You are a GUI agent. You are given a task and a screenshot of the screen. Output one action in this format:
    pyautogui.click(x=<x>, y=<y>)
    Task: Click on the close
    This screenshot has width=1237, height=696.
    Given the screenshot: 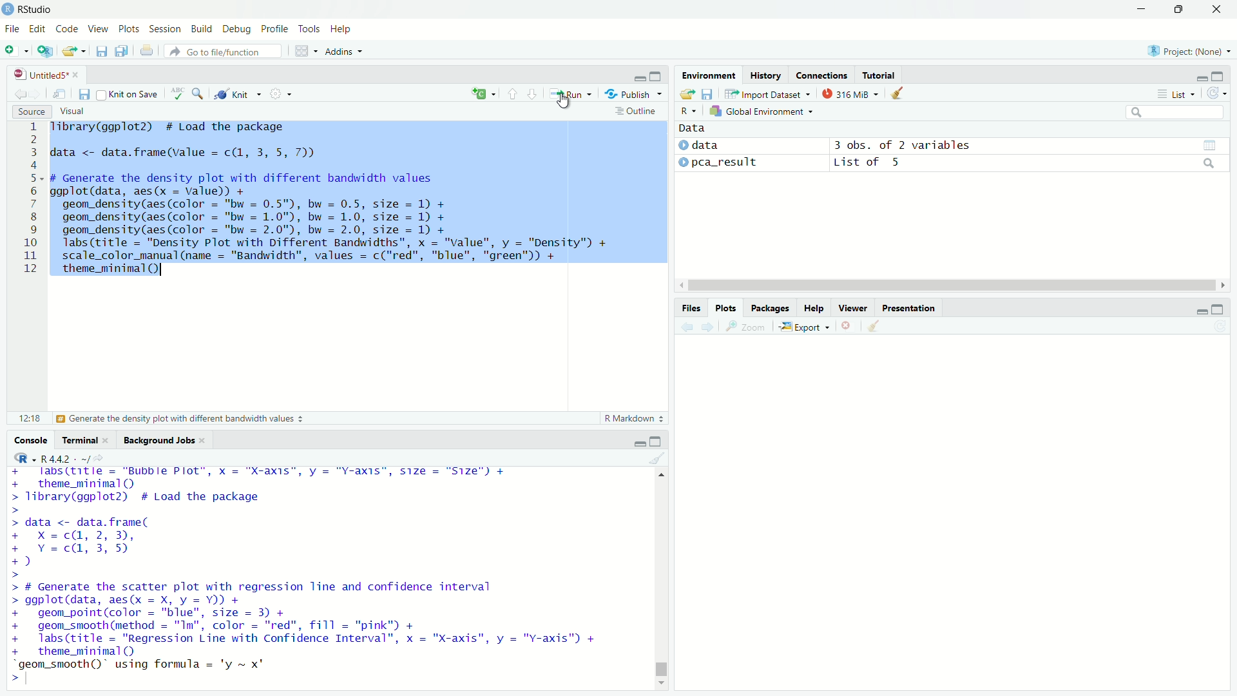 What is the action you would take?
    pyautogui.click(x=75, y=75)
    